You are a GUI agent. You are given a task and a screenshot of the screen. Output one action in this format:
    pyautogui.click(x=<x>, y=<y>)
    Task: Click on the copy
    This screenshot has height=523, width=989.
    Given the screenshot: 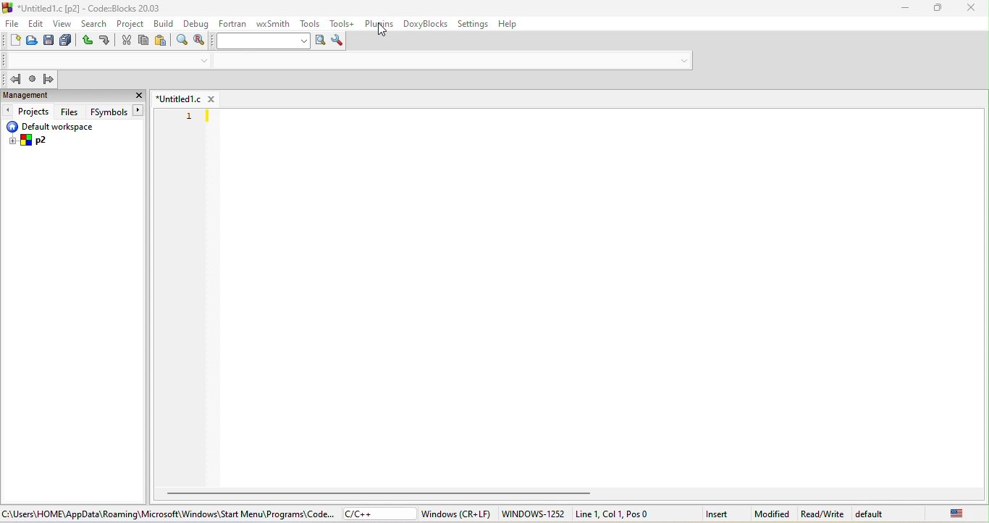 What is the action you would take?
    pyautogui.click(x=145, y=41)
    